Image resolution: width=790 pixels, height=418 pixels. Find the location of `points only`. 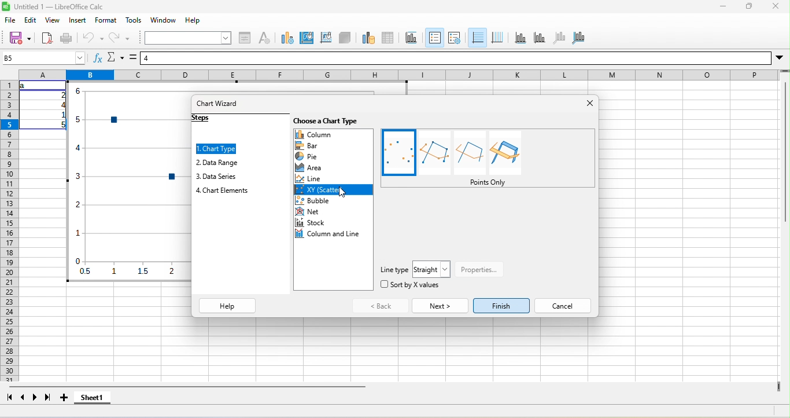

points only is located at coordinates (488, 182).